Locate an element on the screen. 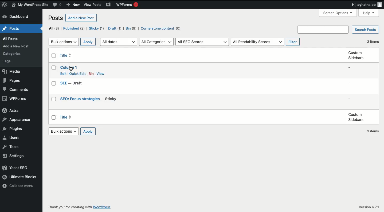 This screenshot has height=212, width=384. View posts is located at coordinates (92, 5).